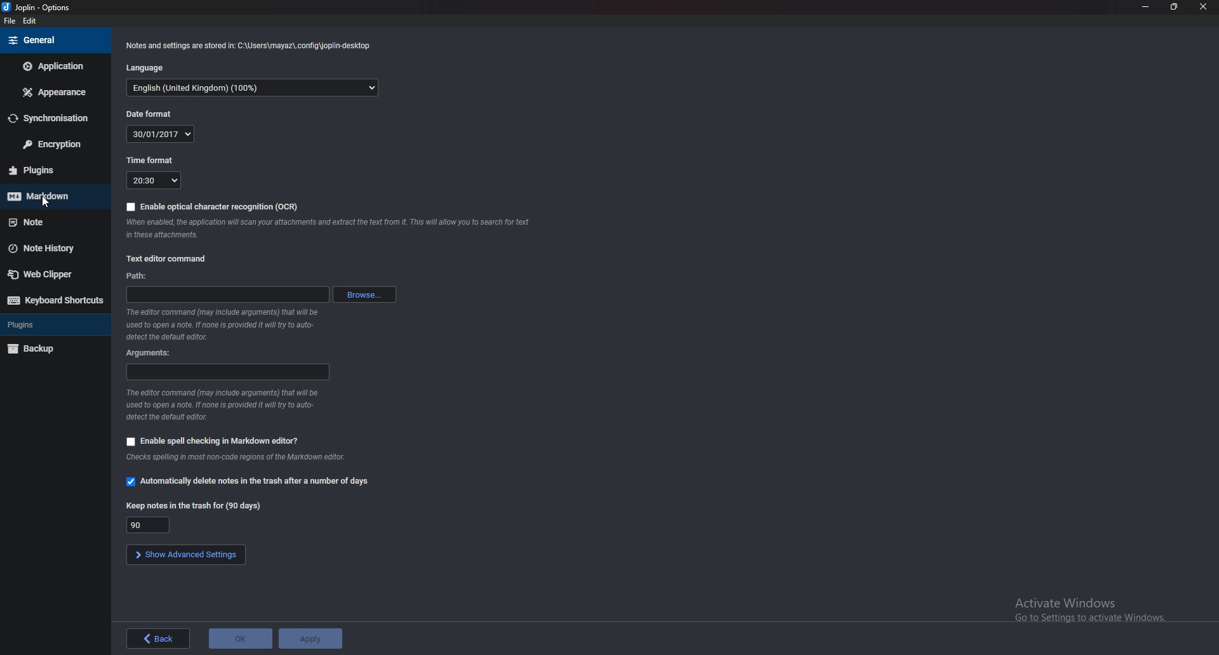  What do you see at coordinates (153, 180) in the screenshot?
I see `20:30` at bounding box center [153, 180].